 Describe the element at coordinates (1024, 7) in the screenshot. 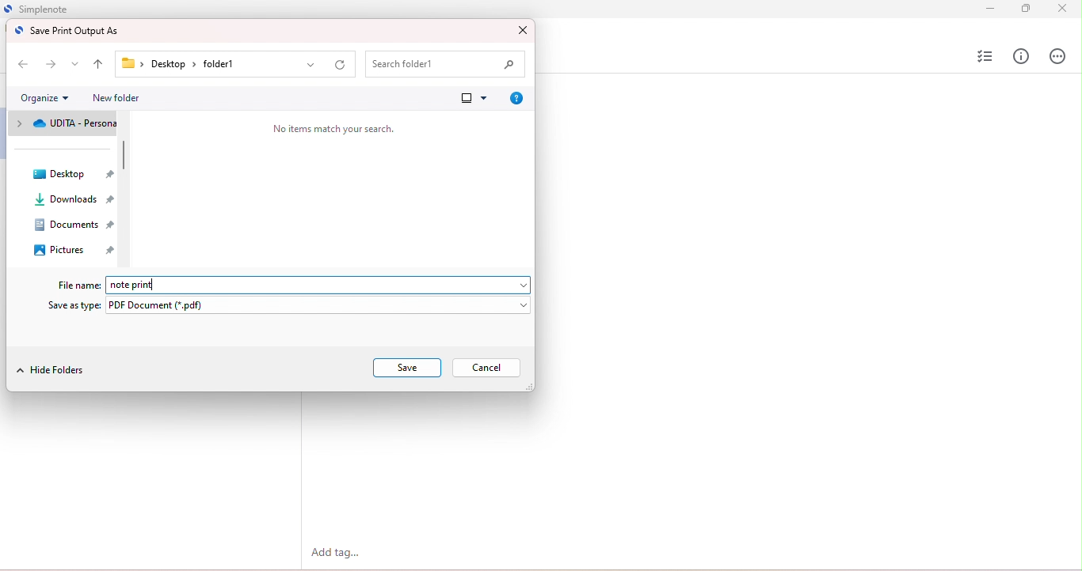

I see `maximize` at that location.